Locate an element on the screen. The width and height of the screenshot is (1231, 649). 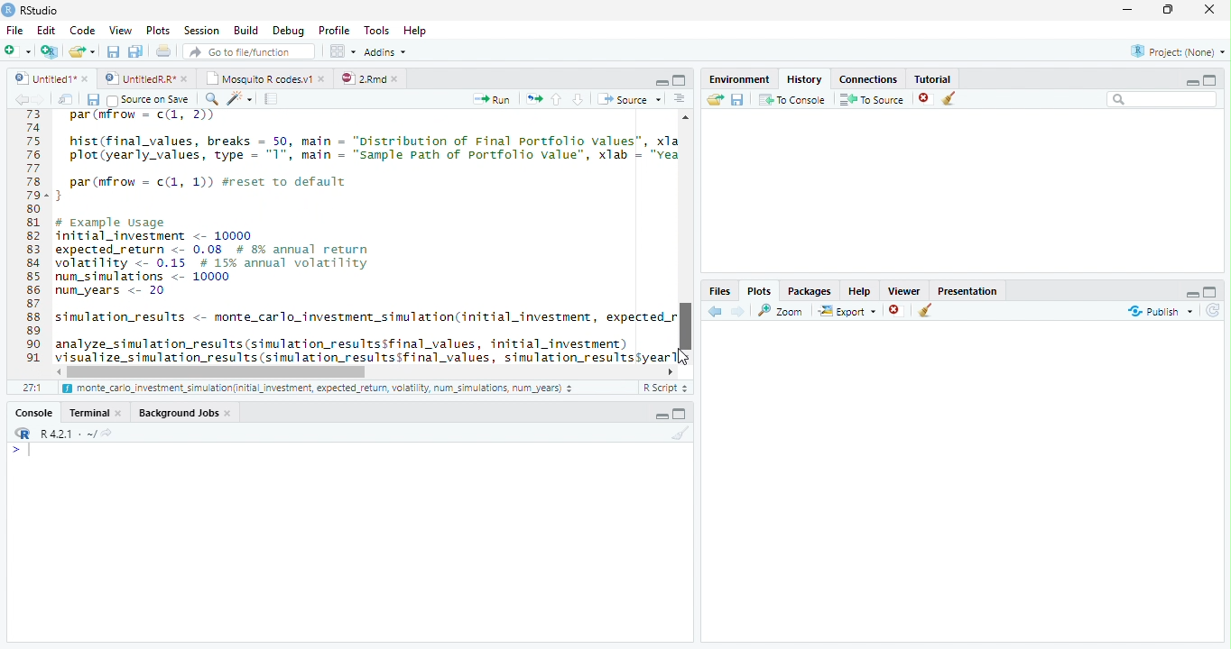
Compile Report is located at coordinates (273, 99).